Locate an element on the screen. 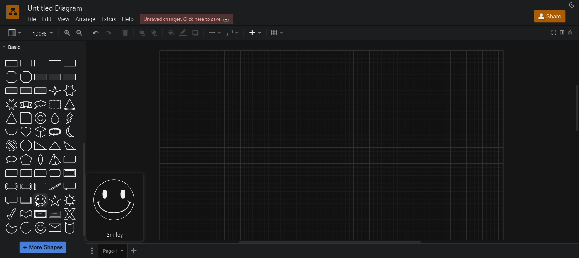 This screenshot has height=258, width=579. cone is located at coordinates (70, 104).